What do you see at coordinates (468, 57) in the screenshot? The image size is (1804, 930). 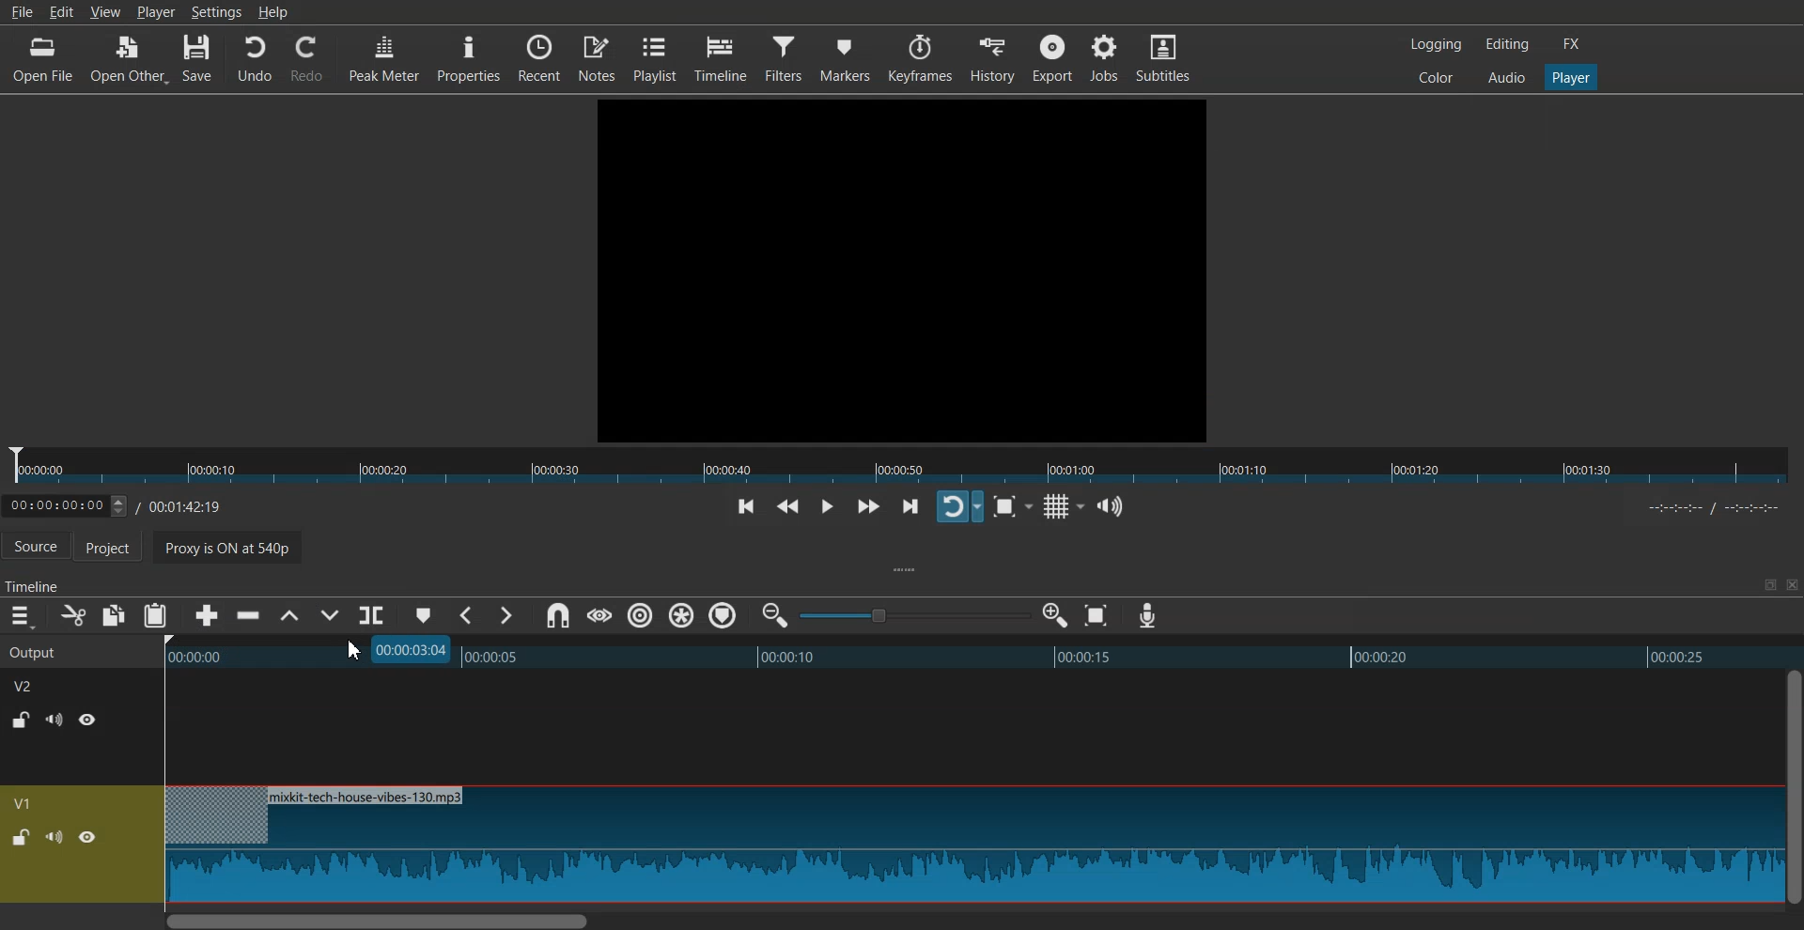 I see `Properties` at bounding box center [468, 57].